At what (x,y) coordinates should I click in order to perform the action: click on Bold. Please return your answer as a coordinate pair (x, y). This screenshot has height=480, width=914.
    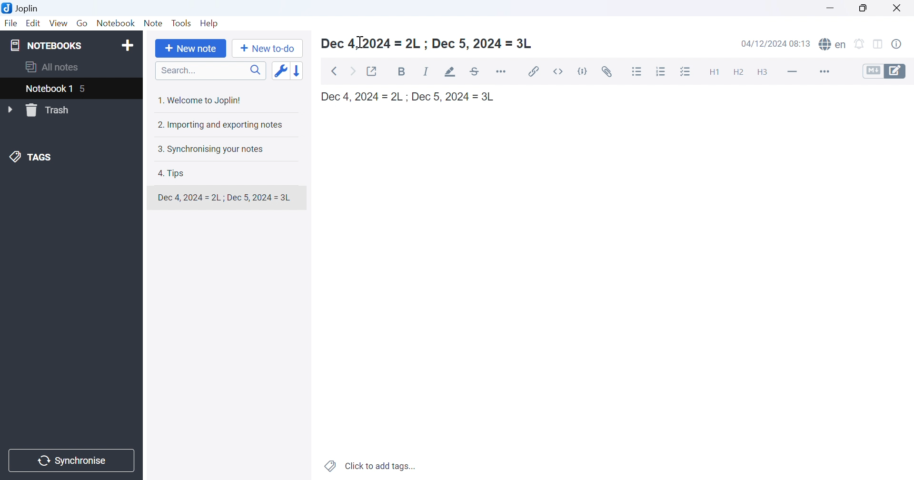
    Looking at the image, I should click on (404, 72).